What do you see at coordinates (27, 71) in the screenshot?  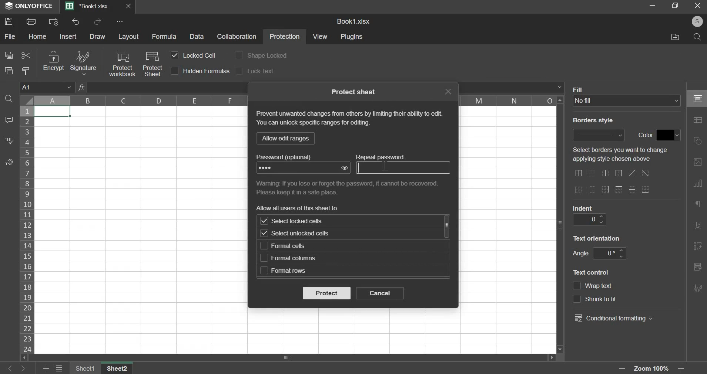 I see `copy style` at bounding box center [27, 71].